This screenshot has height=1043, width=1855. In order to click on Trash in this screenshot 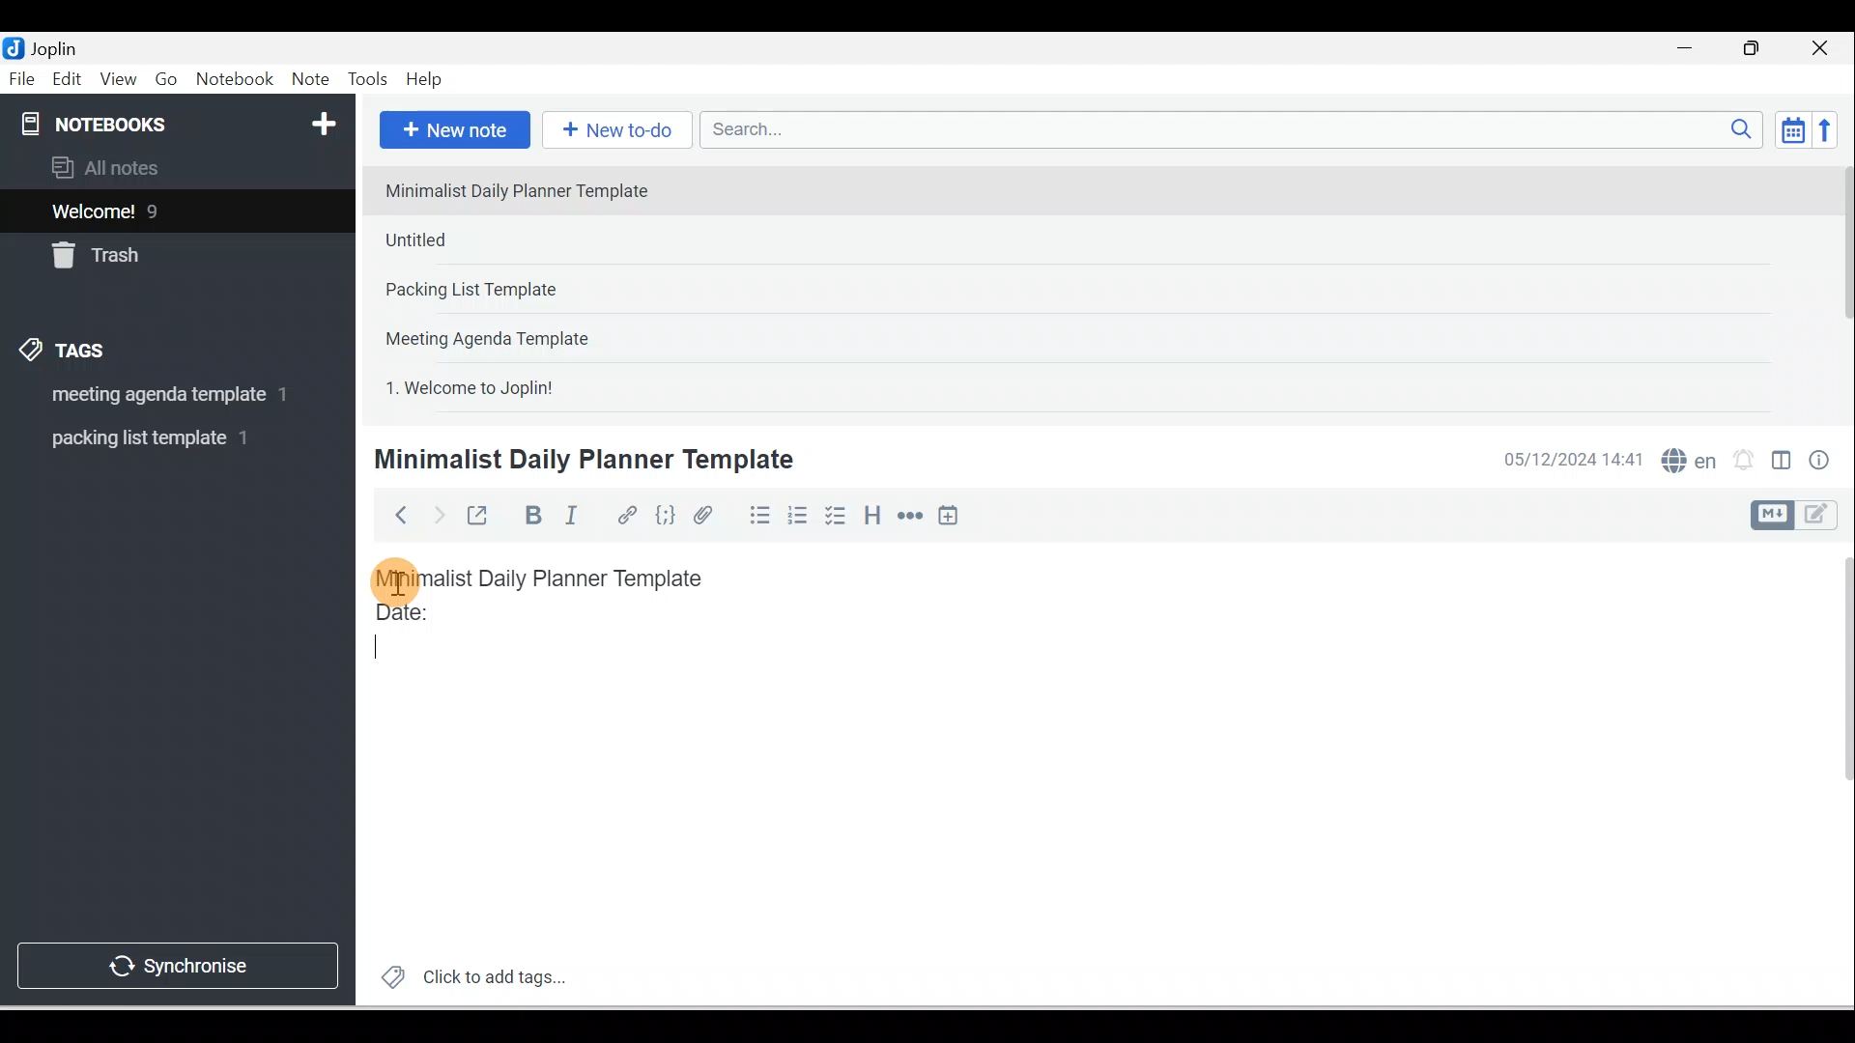, I will do `click(142, 250)`.